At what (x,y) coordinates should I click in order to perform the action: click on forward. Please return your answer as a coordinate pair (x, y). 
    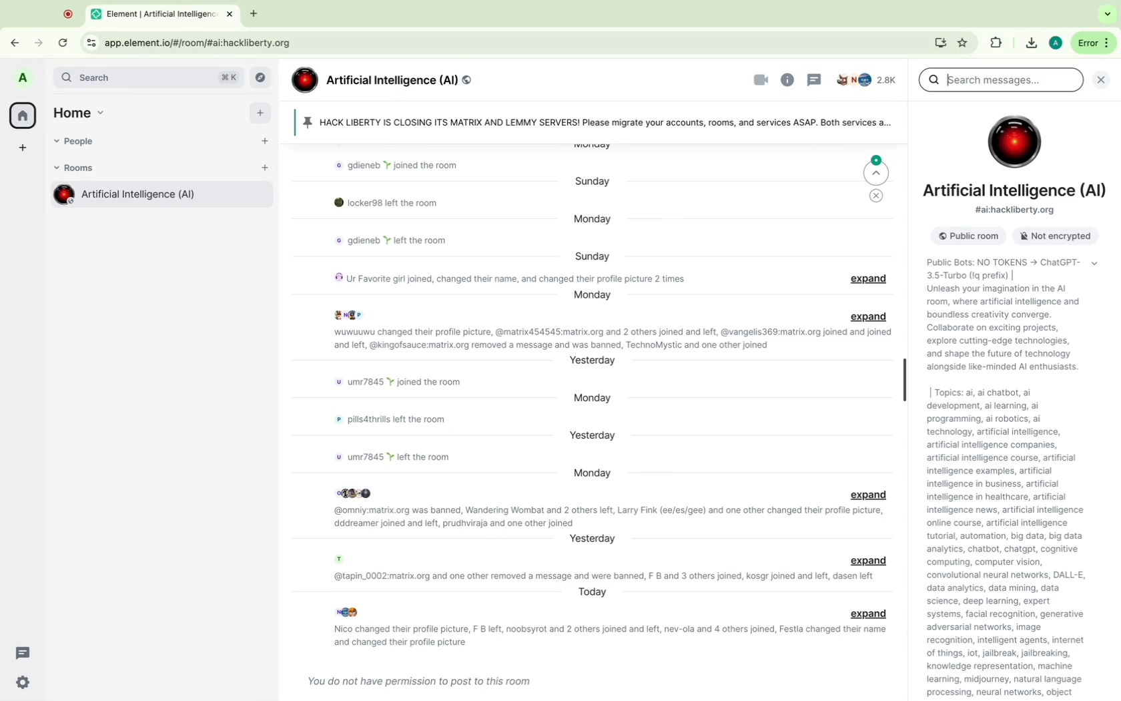
    Looking at the image, I should click on (37, 39).